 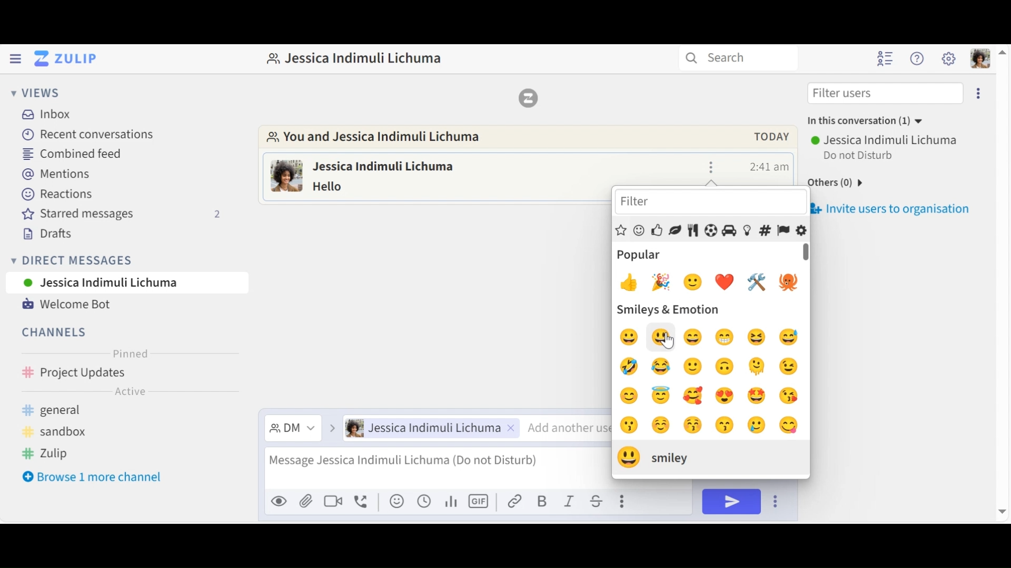 What do you see at coordinates (128, 354) in the screenshot?
I see `Pinned` at bounding box center [128, 354].